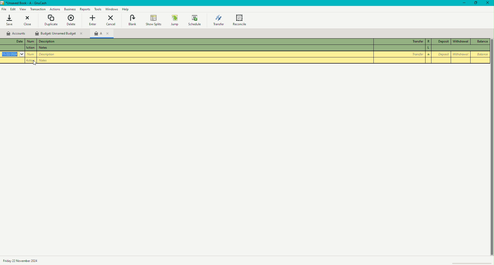 Image resolution: width=494 pixels, height=265 pixels. Describe the element at coordinates (196, 21) in the screenshot. I see `Schedule` at that location.